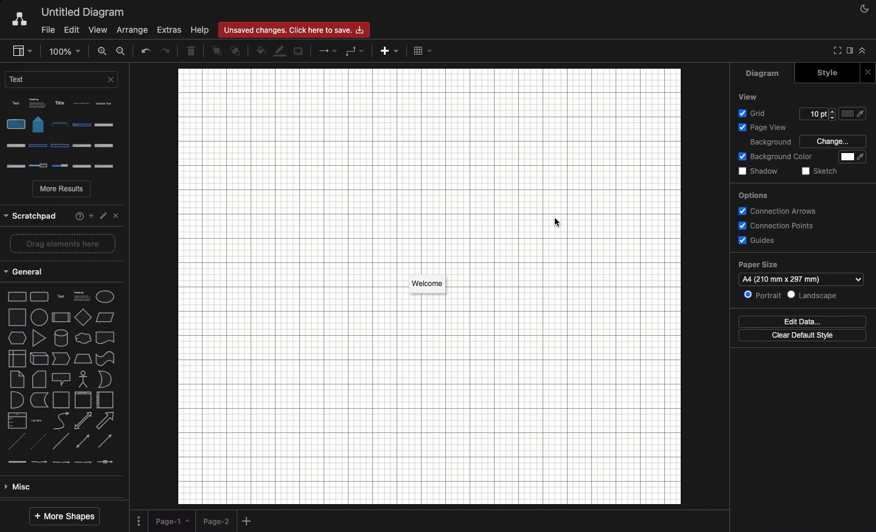 Image resolution: width=876 pixels, height=532 pixels. I want to click on Basic, so click(61, 420).